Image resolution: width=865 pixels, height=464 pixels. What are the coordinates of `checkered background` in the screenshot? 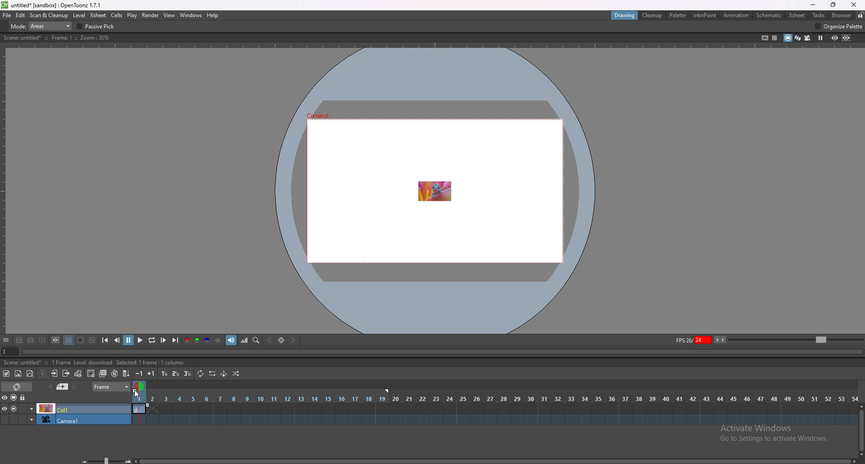 It's located at (93, 340).